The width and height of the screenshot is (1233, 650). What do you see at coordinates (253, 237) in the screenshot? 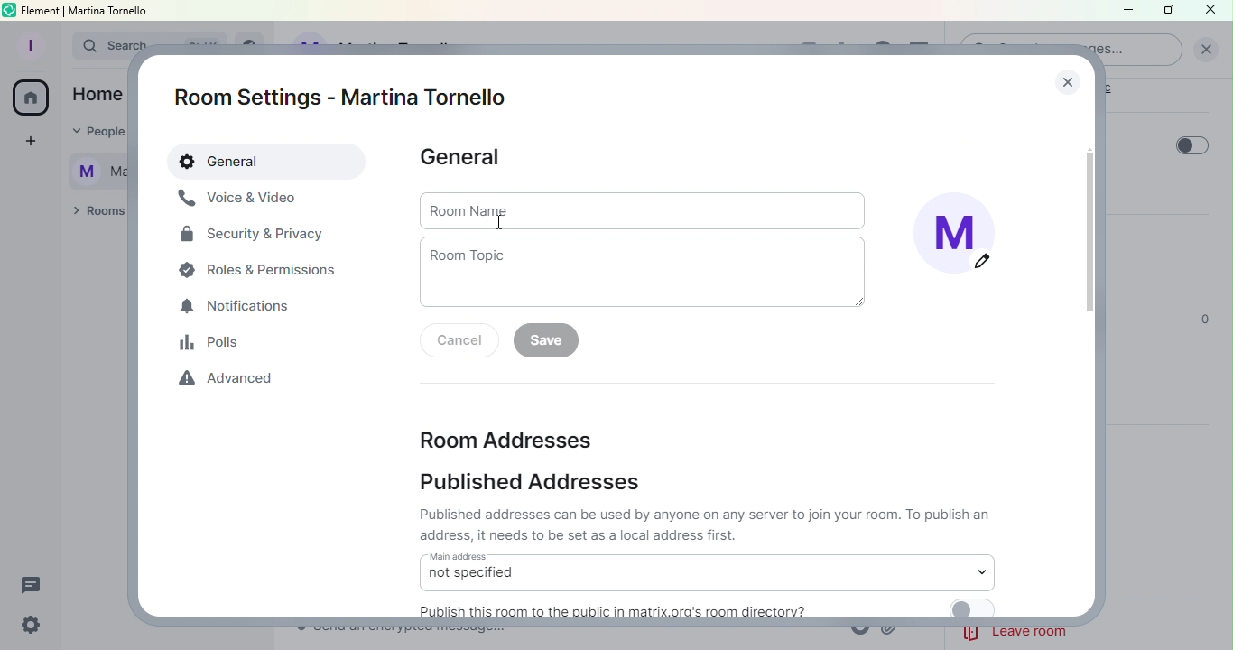
I see `Security and Privacy` at bounding box center [253, 237].